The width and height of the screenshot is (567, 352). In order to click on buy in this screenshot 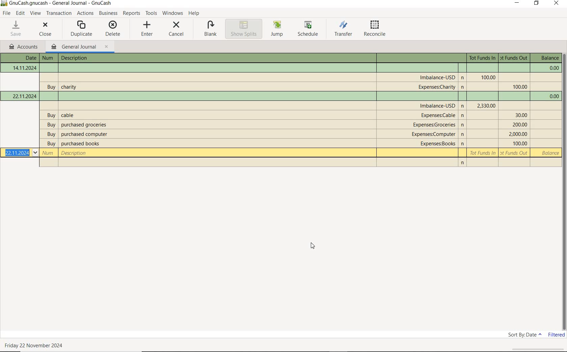, I will do `click(50, 135)`.